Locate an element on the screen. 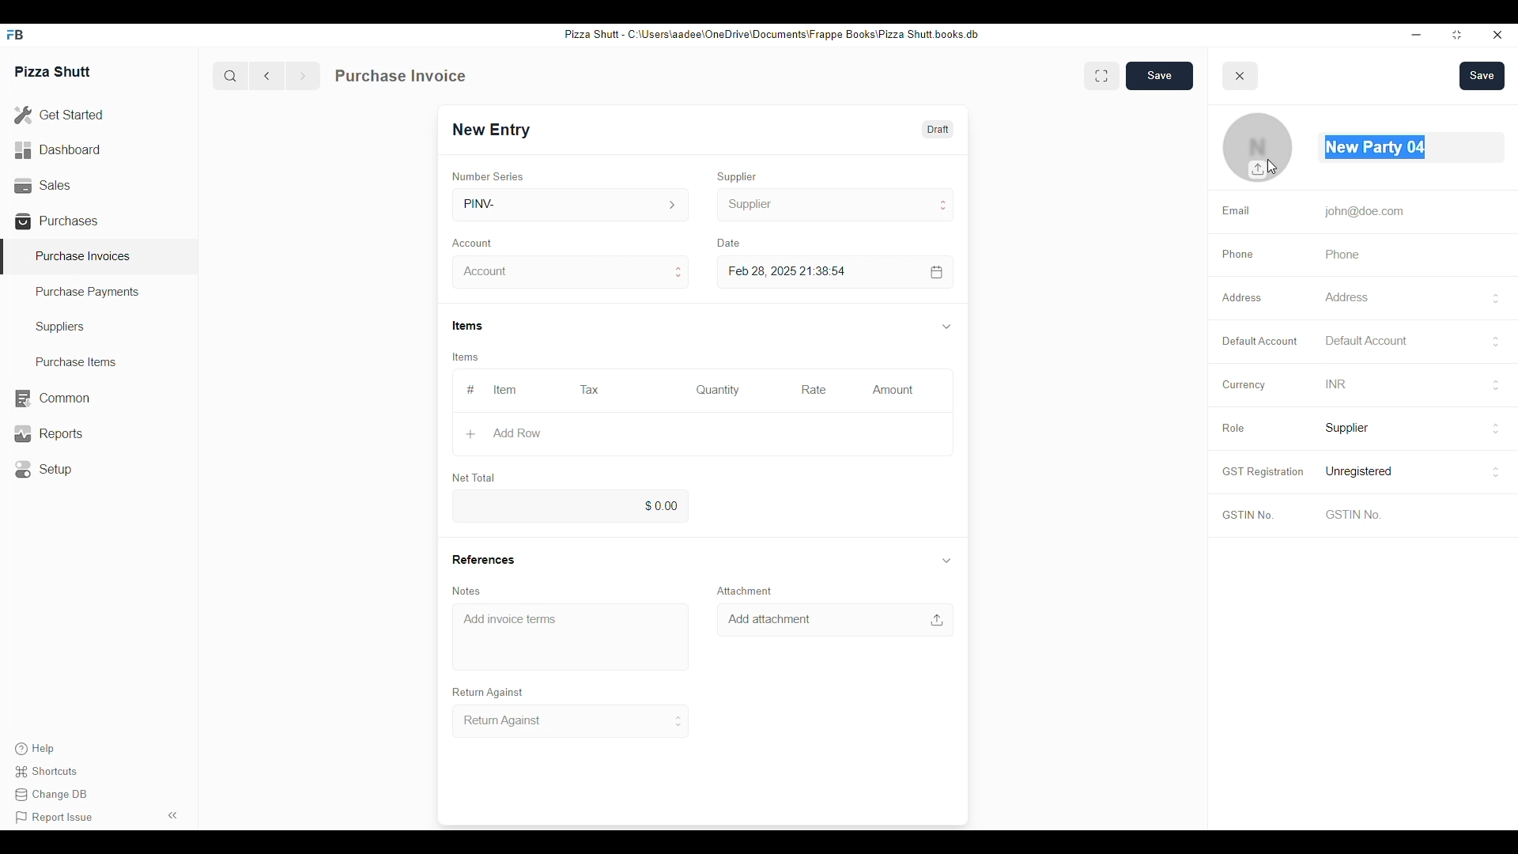 The image size is (1518, 854). forward is located at coordinates (302, 76).